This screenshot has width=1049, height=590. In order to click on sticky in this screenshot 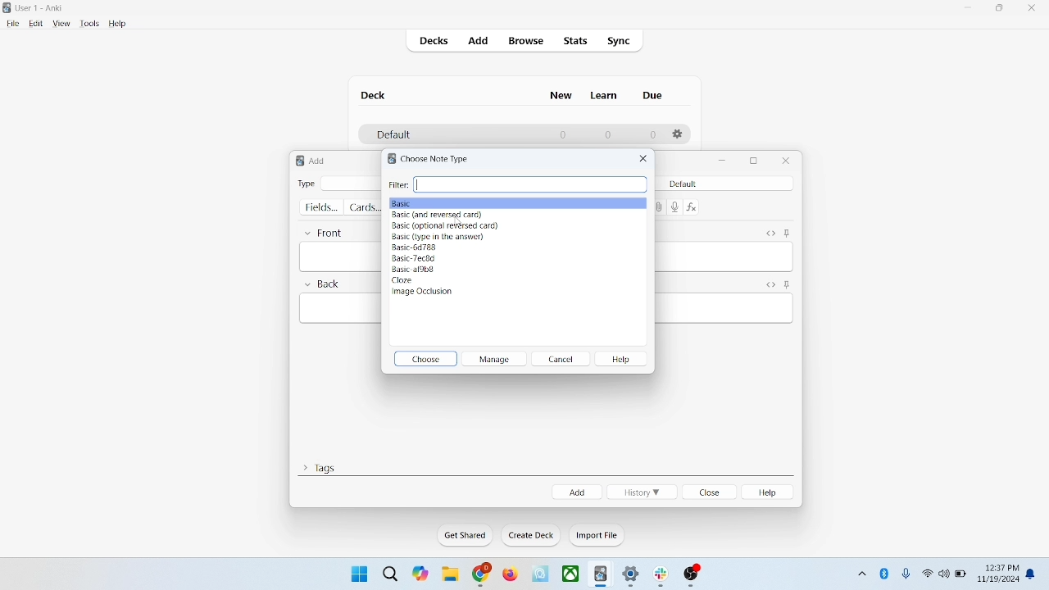, I will do `click(787, 285)`.